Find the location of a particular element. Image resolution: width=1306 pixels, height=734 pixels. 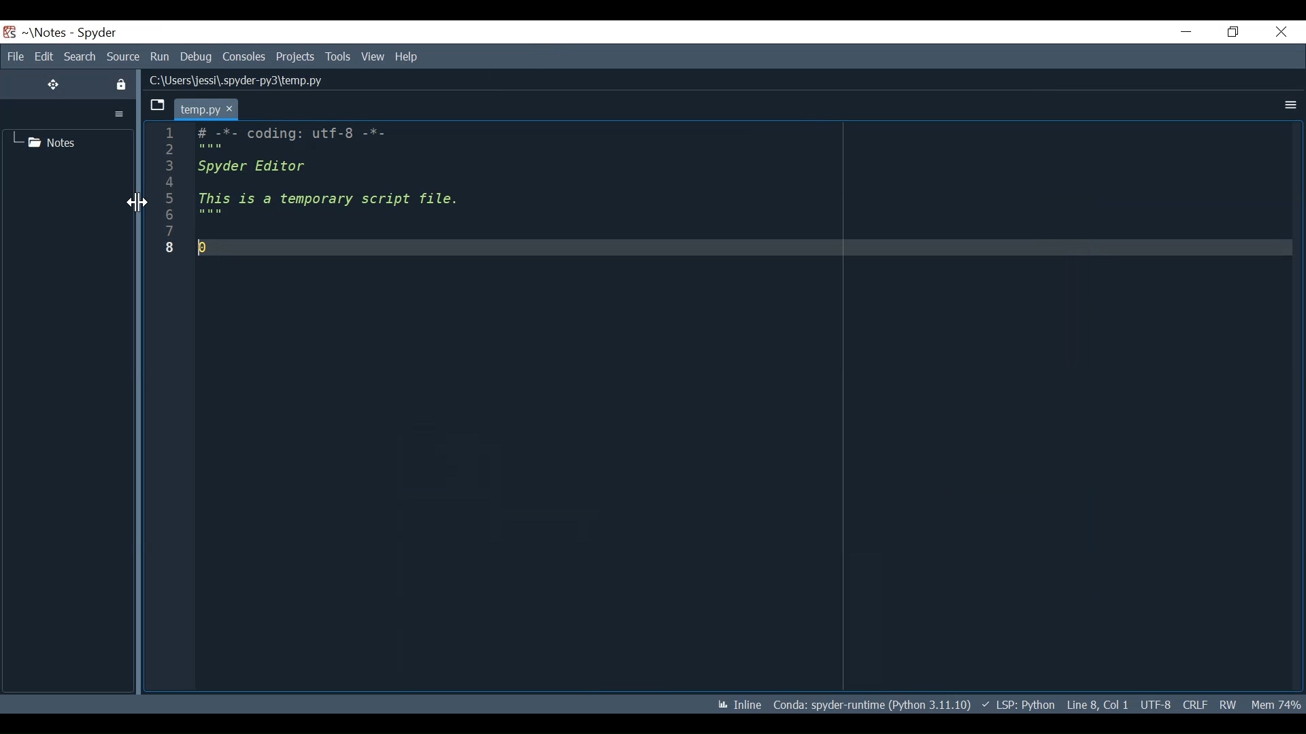

~\Notes - Spyder is located at coordinates (71, 35).